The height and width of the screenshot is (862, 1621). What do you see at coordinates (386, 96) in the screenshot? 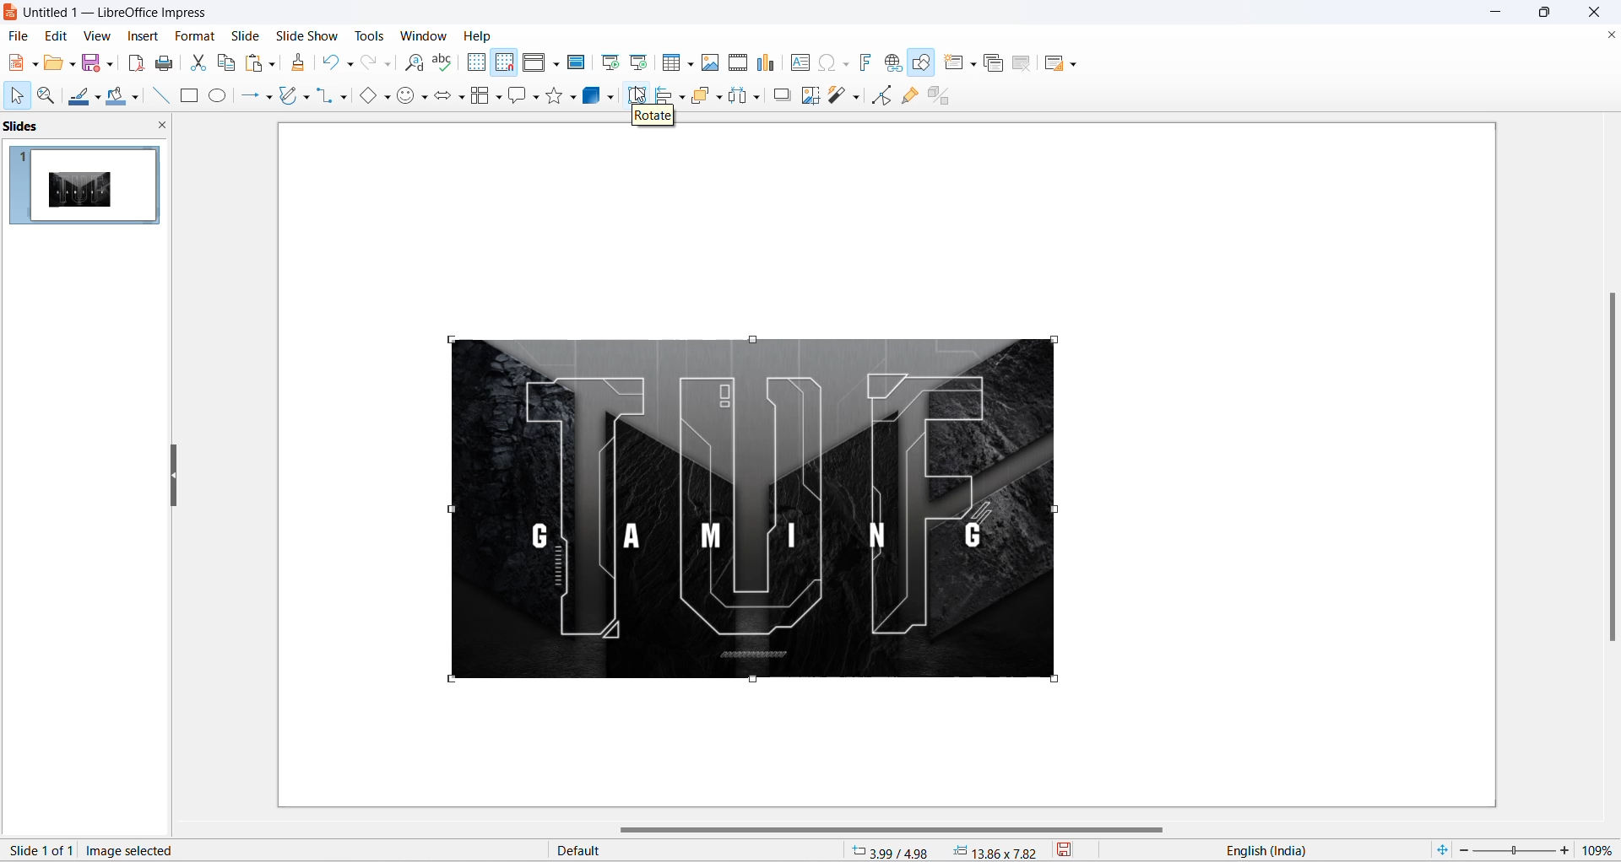
I see `basic shapes options` at bounding box center [386, 96].